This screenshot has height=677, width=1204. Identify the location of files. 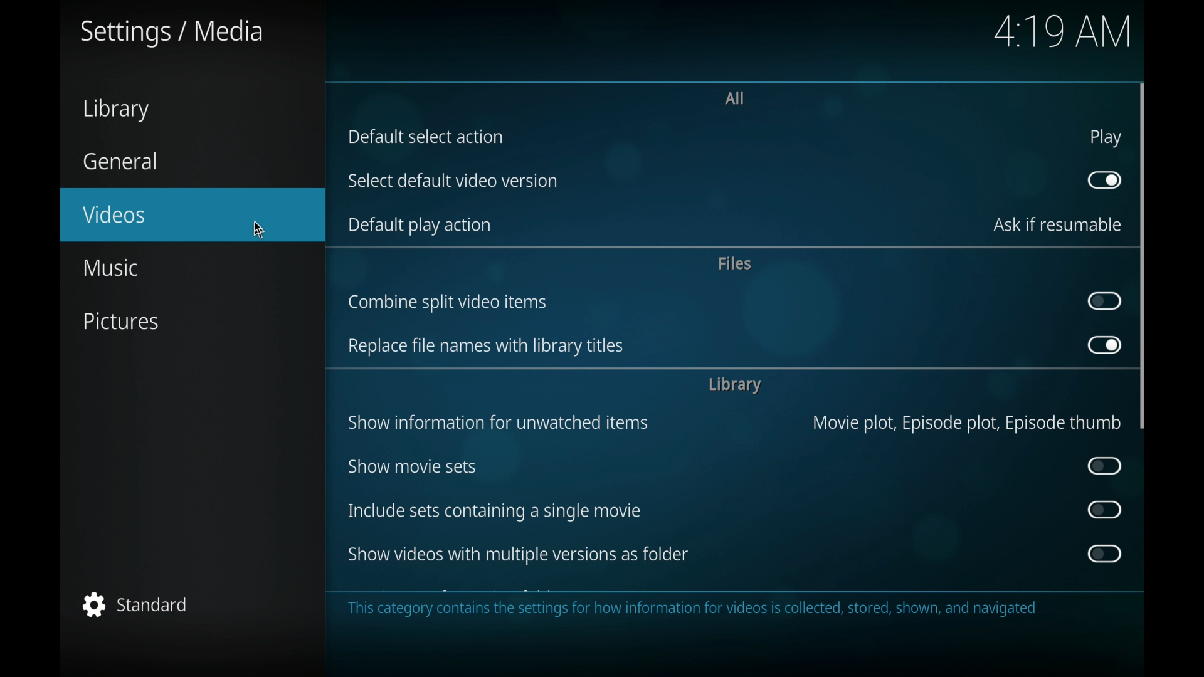
(736, 264).